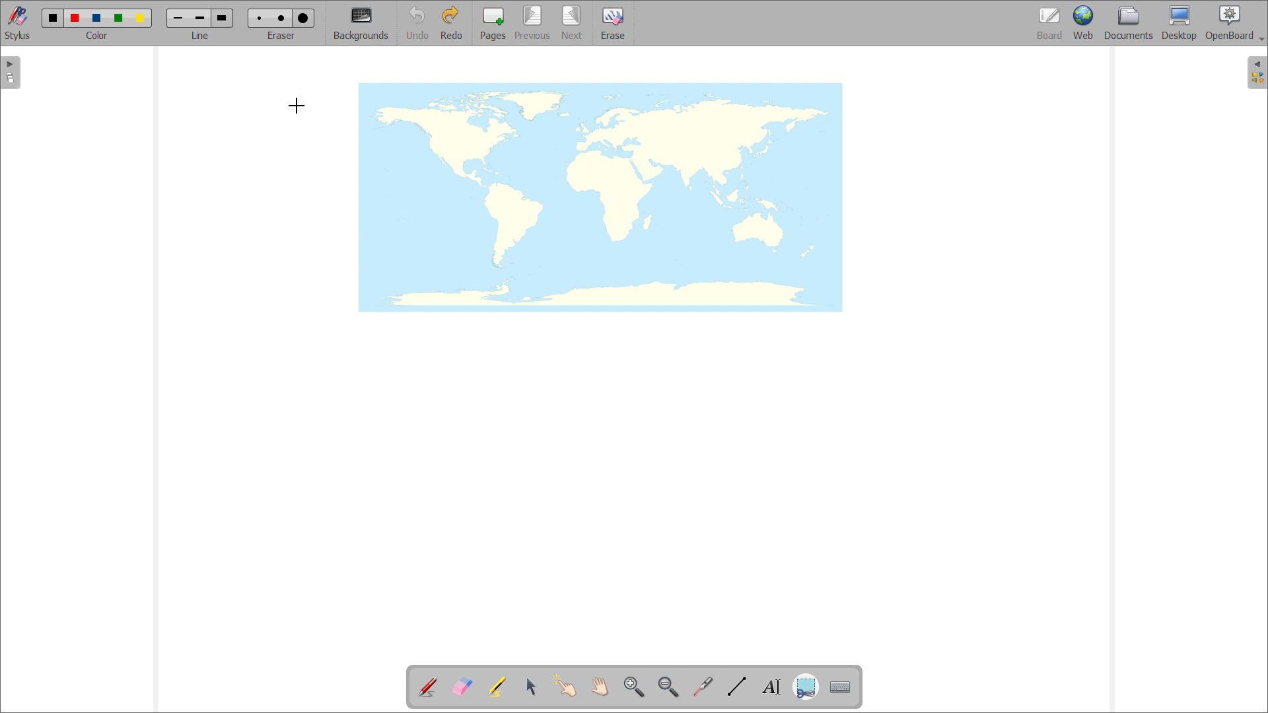 The height and width of the screenshot is (713, 1268). What do you see at coordinates (532, 687) in the screenshot?
I see `select and modify objects` at bounding box center [532, 687].